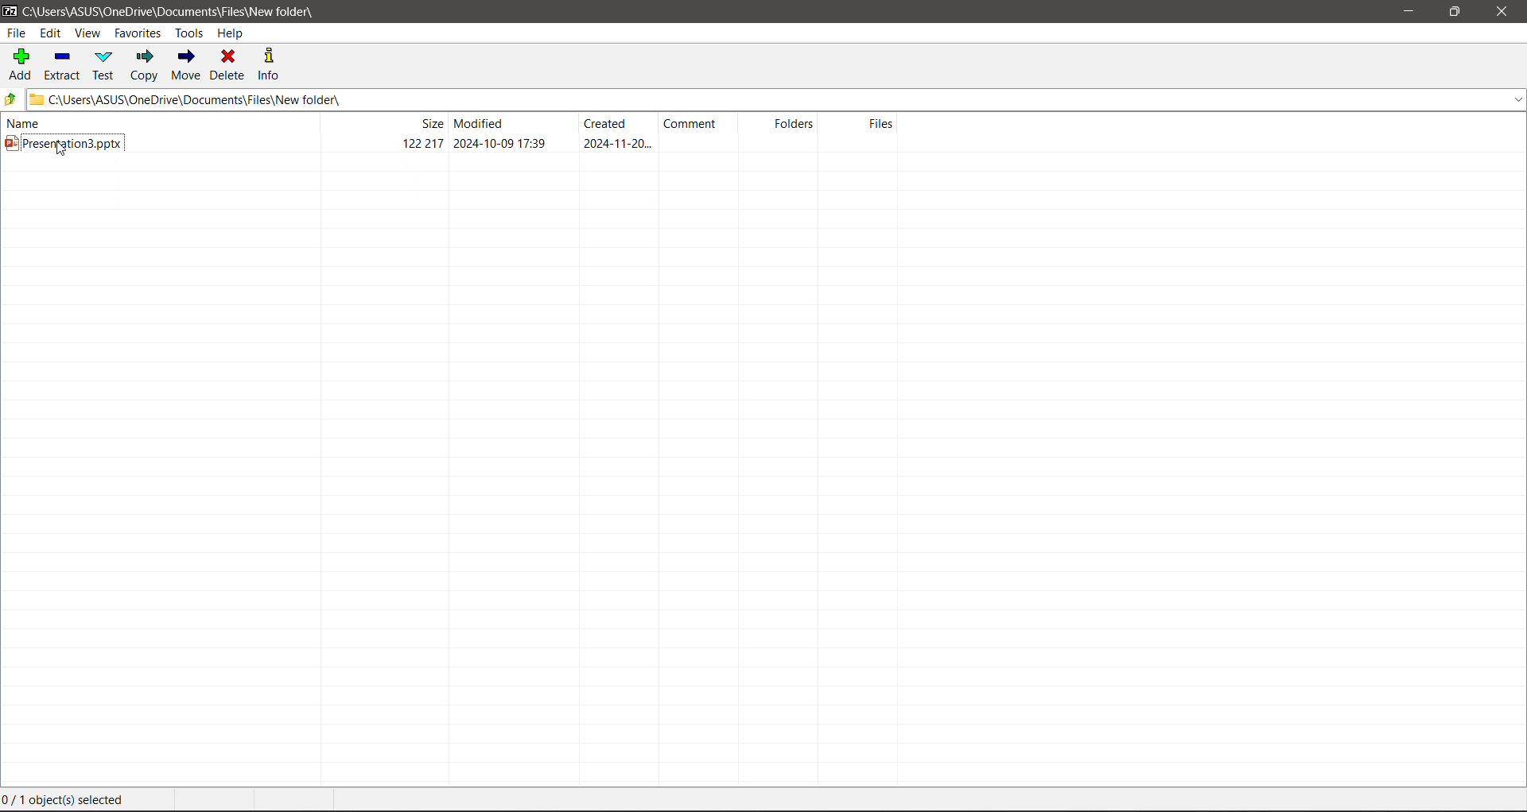  Describe the element at coordinates (1408, 12) in the screenshot. I see `Minimize` at that location.